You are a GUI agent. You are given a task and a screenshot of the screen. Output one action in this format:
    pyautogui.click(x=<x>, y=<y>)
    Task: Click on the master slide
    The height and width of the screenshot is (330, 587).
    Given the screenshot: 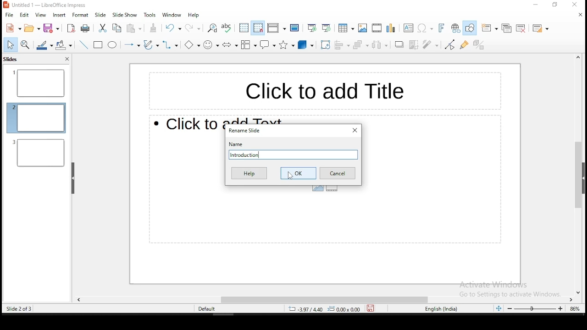 What is the action you would take?
    pyautogui.click(x=295, y=27)
    